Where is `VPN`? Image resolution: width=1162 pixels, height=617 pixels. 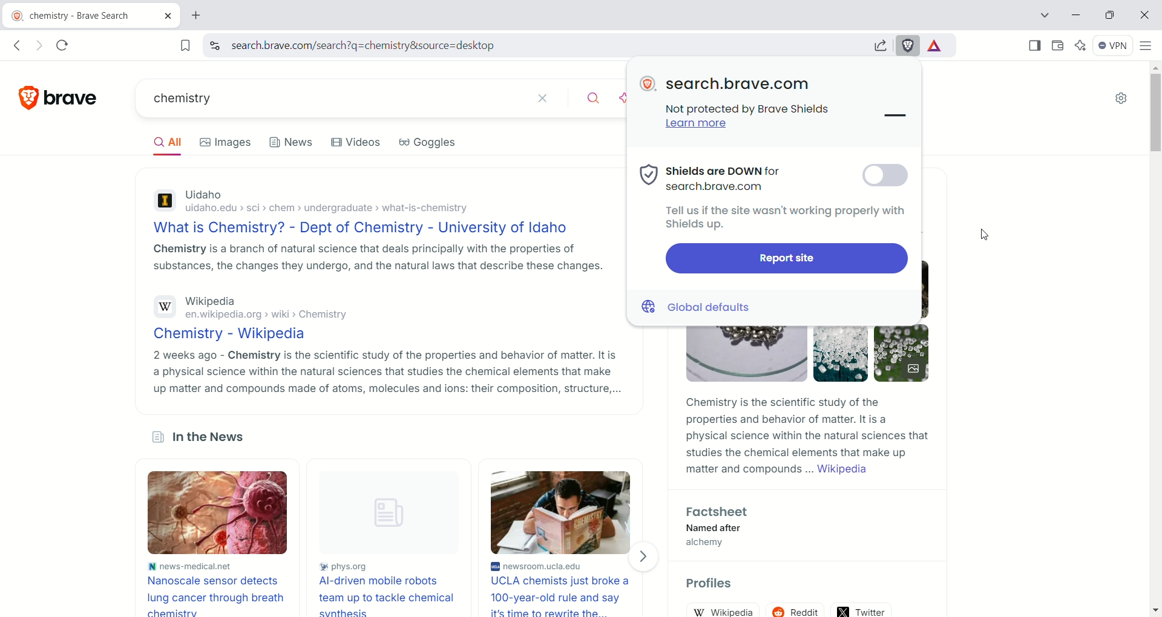
VPN is located at coordinates (1114, 47).